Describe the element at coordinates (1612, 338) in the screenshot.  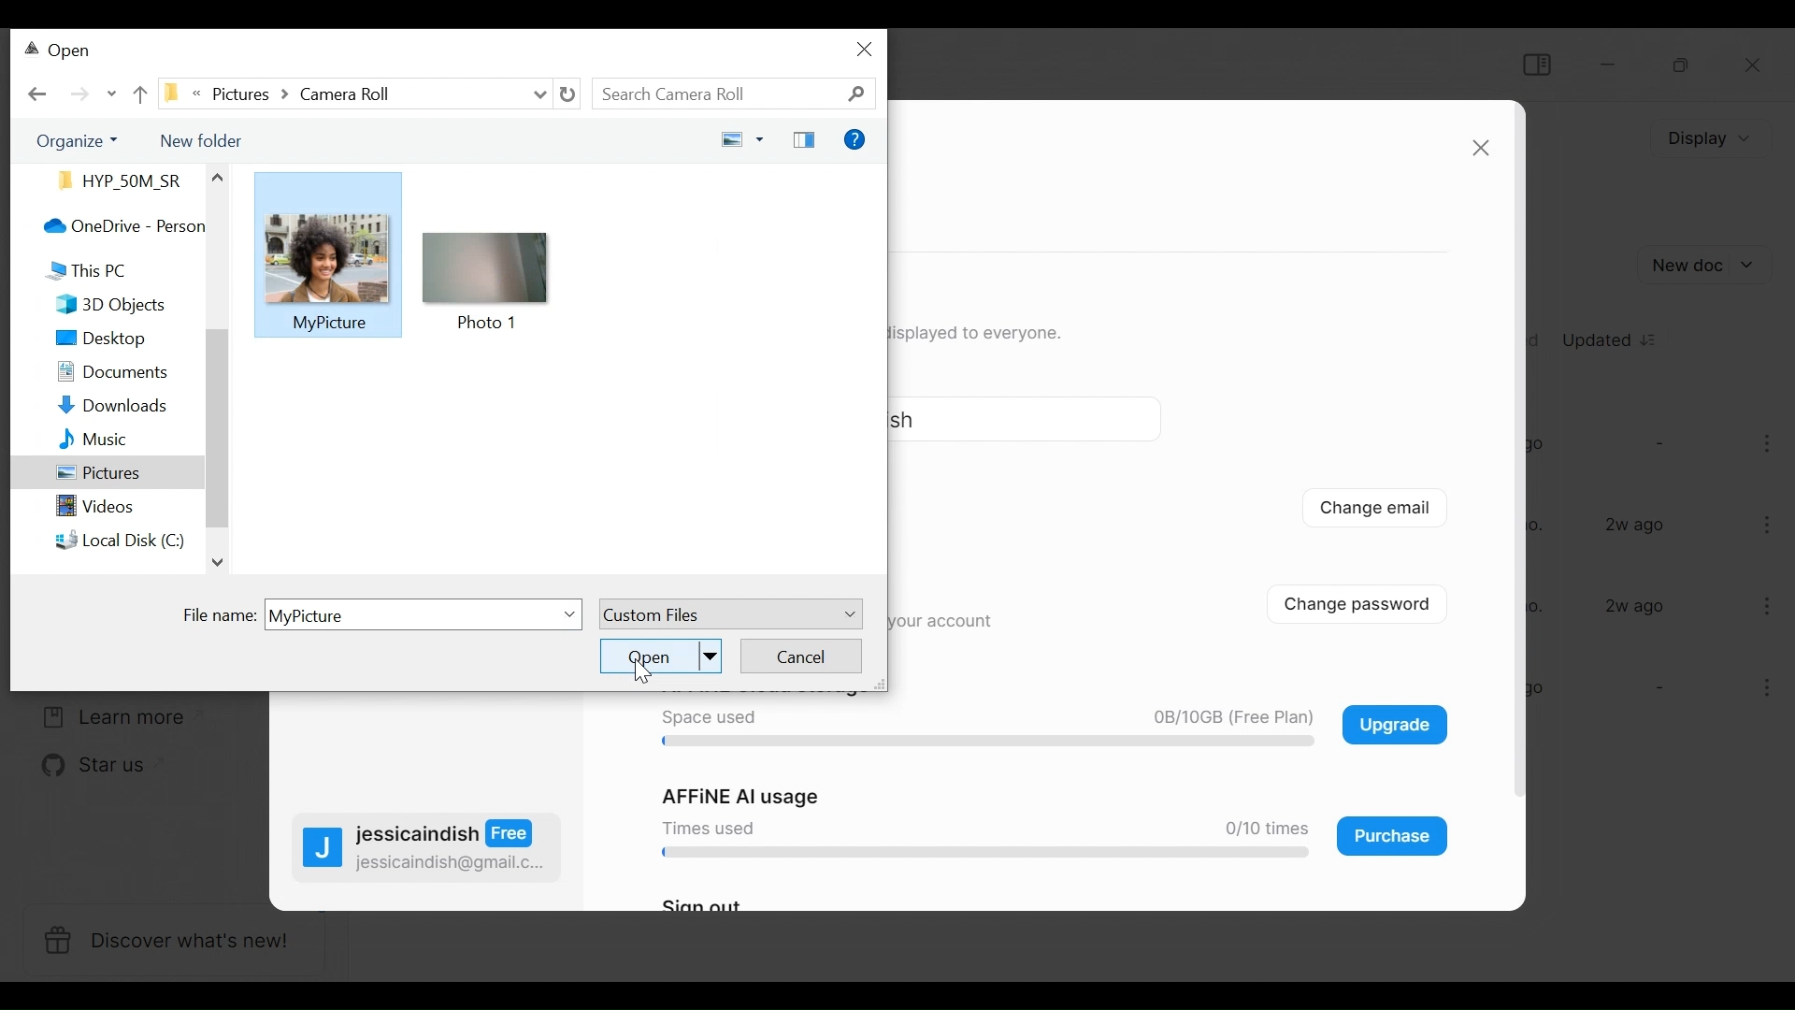
I see `Updated` at that location.